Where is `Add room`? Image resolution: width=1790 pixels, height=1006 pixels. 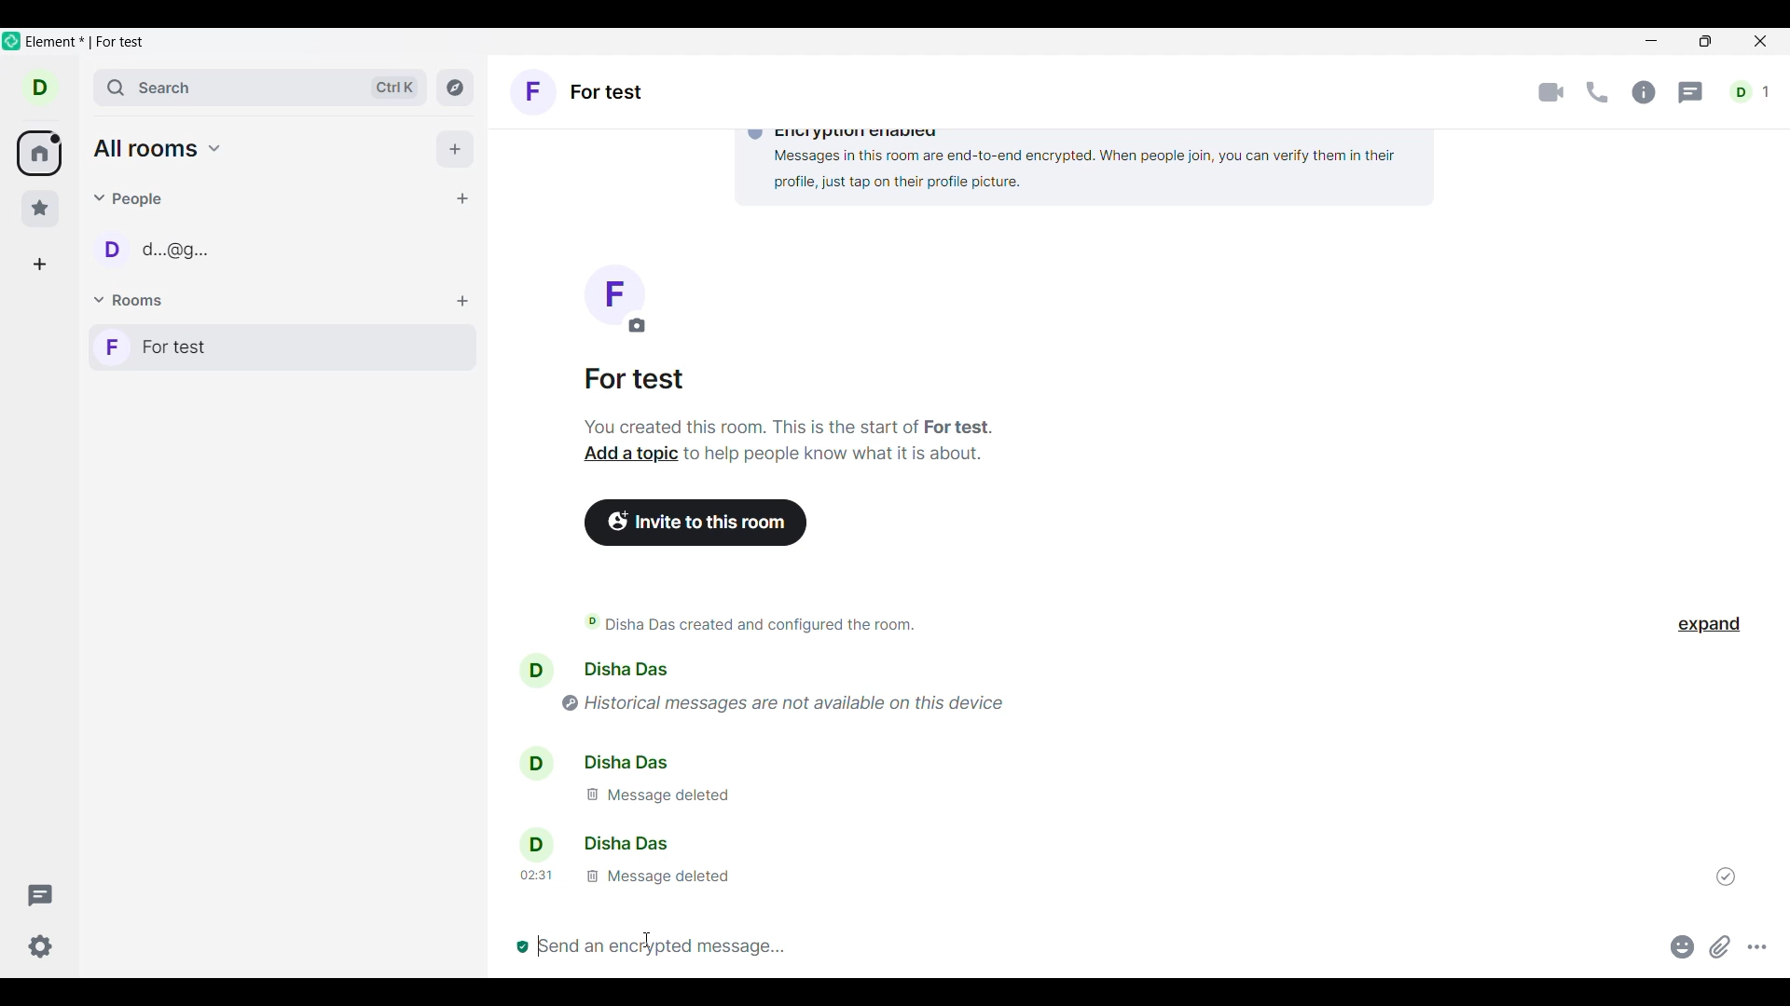 Add room is located at coordinates (462, 302).